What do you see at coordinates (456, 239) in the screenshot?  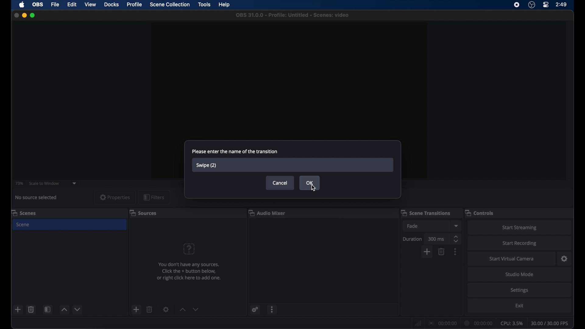 I see `stepper buttons` at bounding box center [456, 239].